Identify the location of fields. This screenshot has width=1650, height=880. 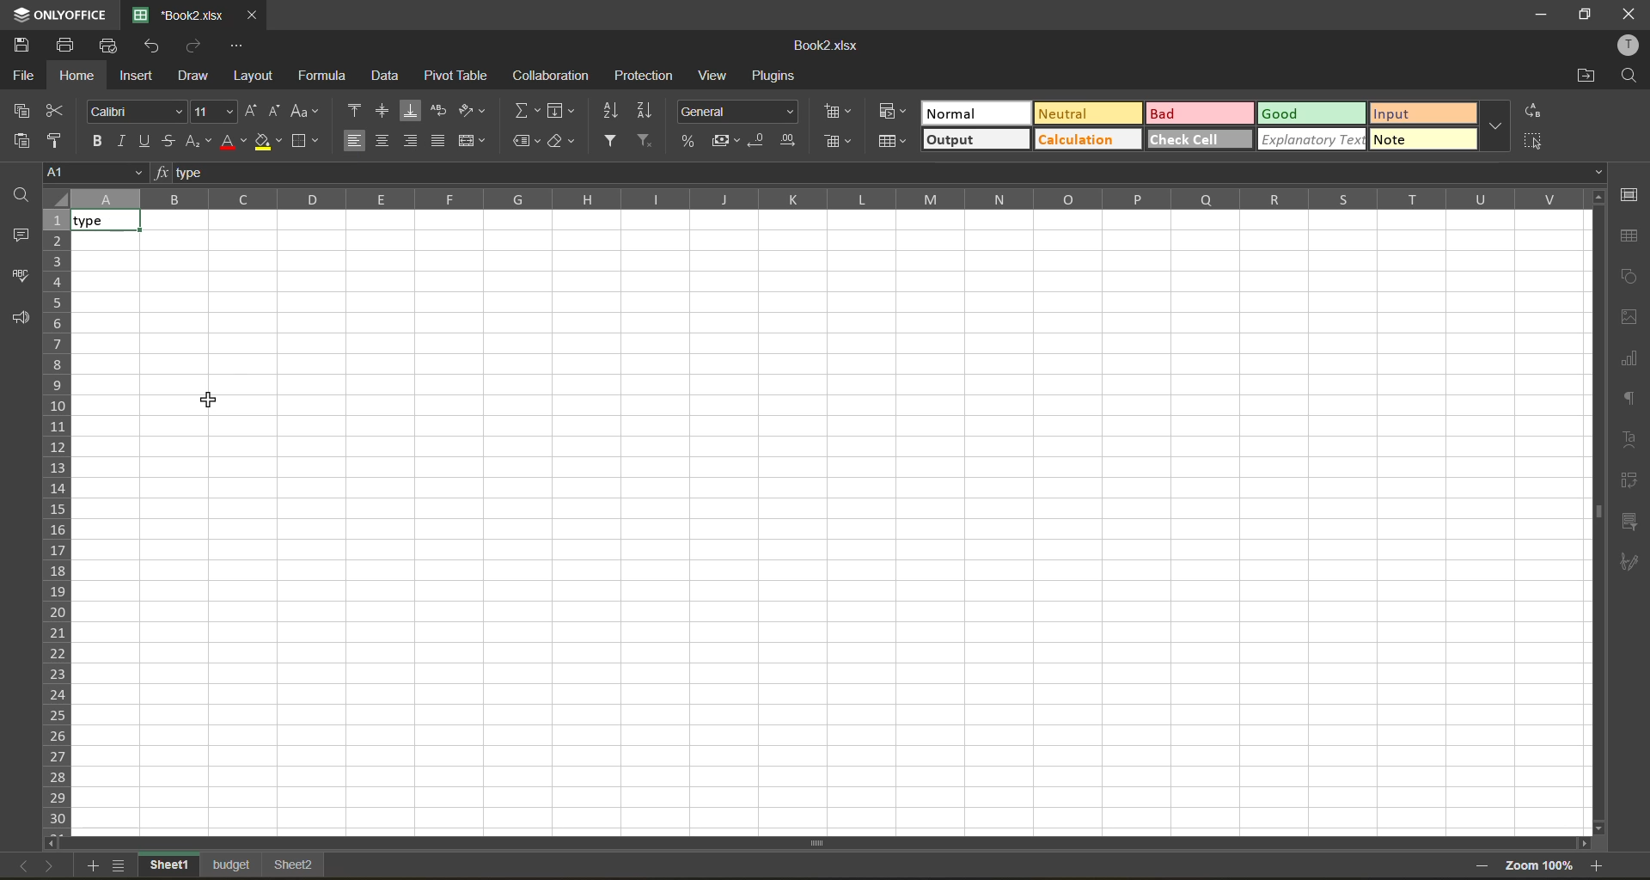
(560, 113).